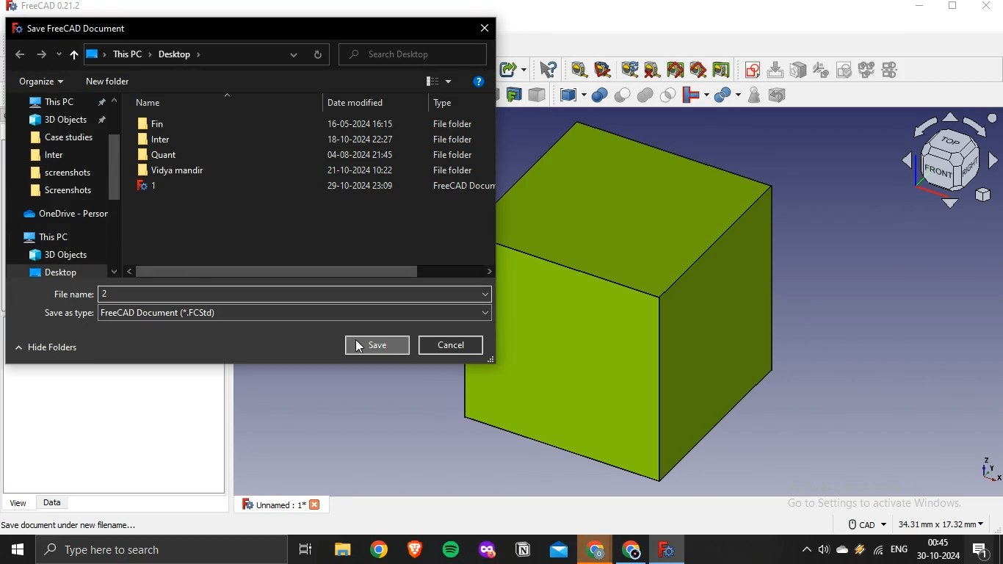 The image size is (1003, 564). What do you see at coordinates (779, 95) in the screenshot?
I see `defeaturing` at bounding box center [779, 95].